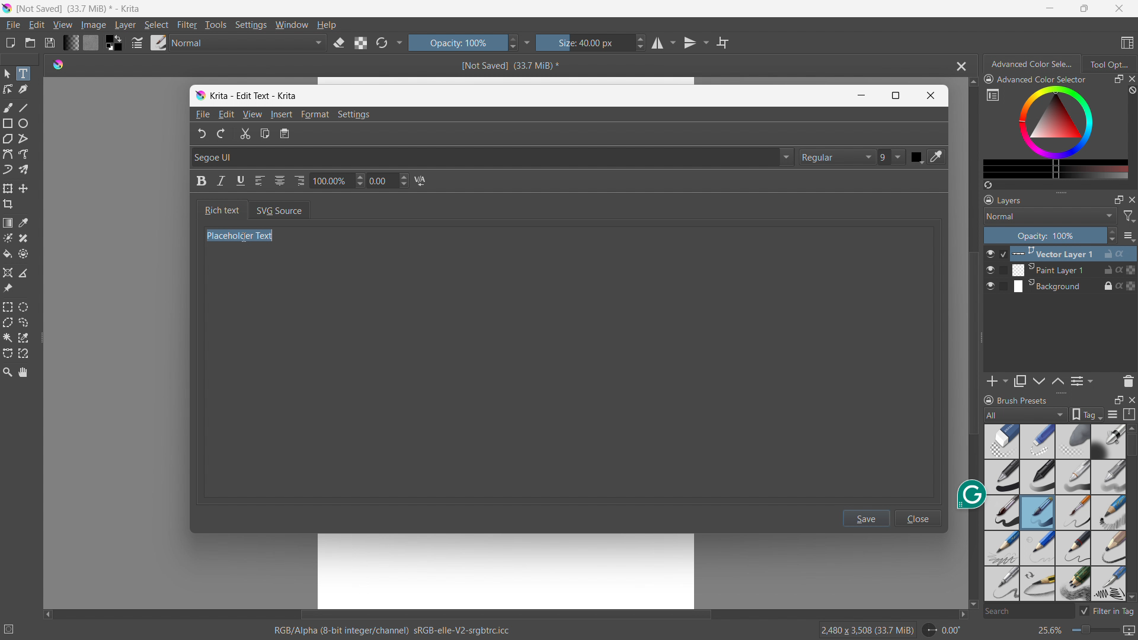  Describe the element at coordinates (1128, 380) in the screenshot. I see `delete layer` at that location.